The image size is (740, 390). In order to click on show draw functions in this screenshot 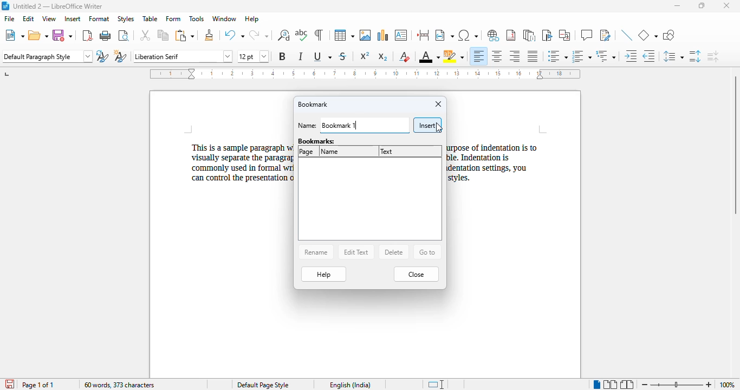, I will do `click(670, 35)`.